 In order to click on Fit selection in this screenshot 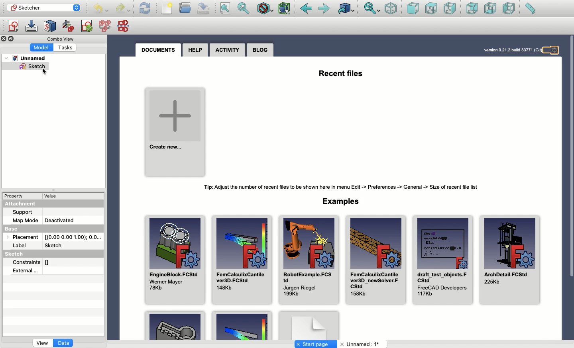, I will do `click(244, 8)`.